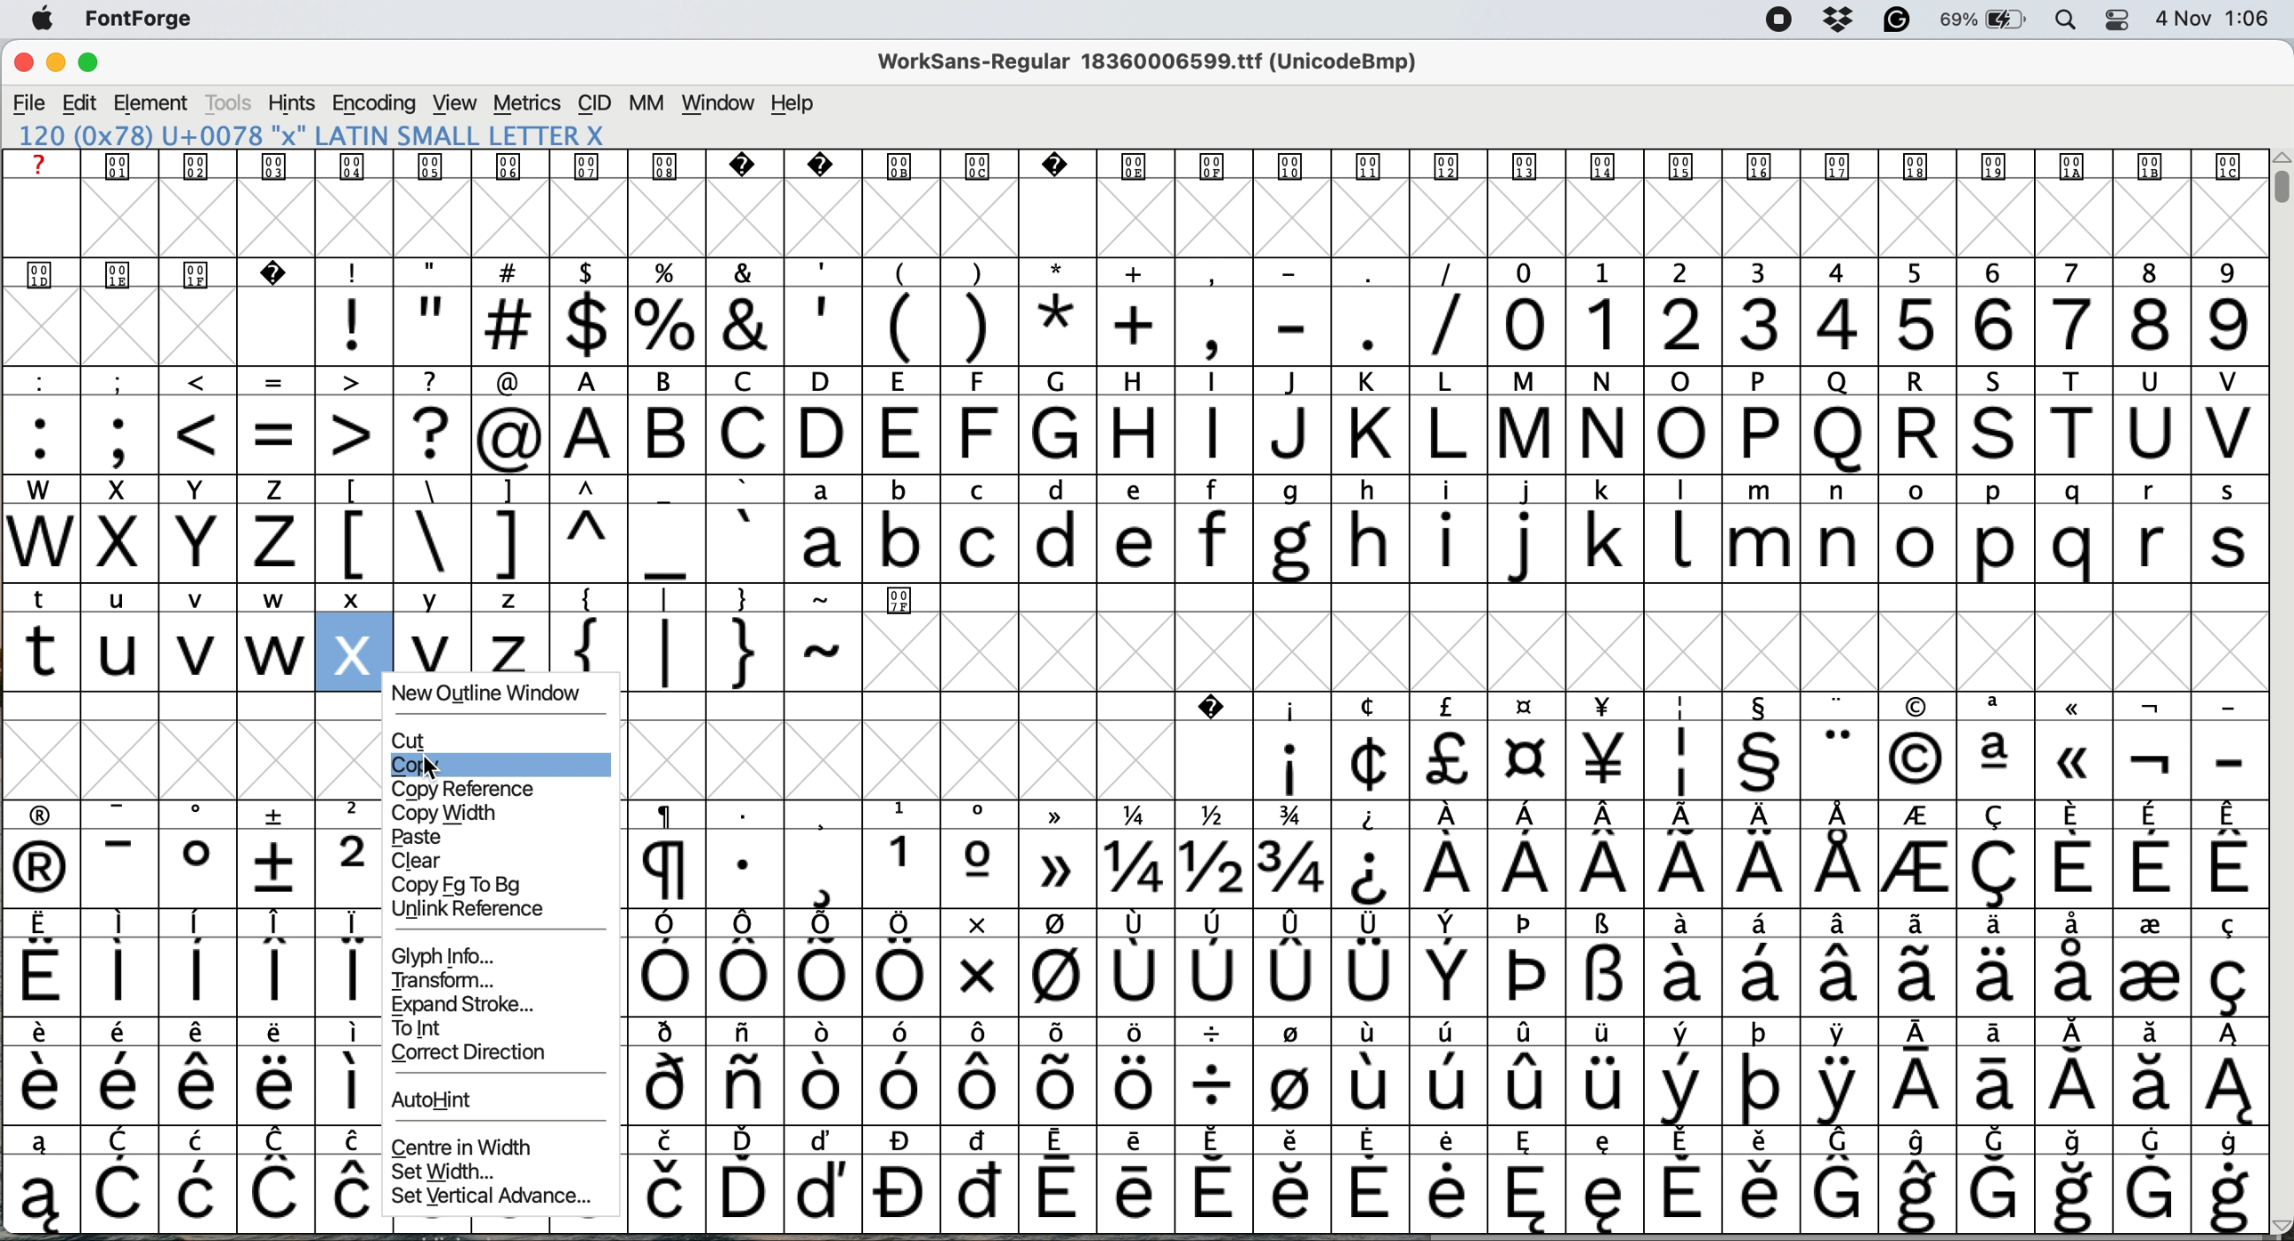 Image resolution: width=2294 pixels, height=1241 pixels. Describe the element at coordinates (899, 326) in the screenshot. I see `special characters` at that location.